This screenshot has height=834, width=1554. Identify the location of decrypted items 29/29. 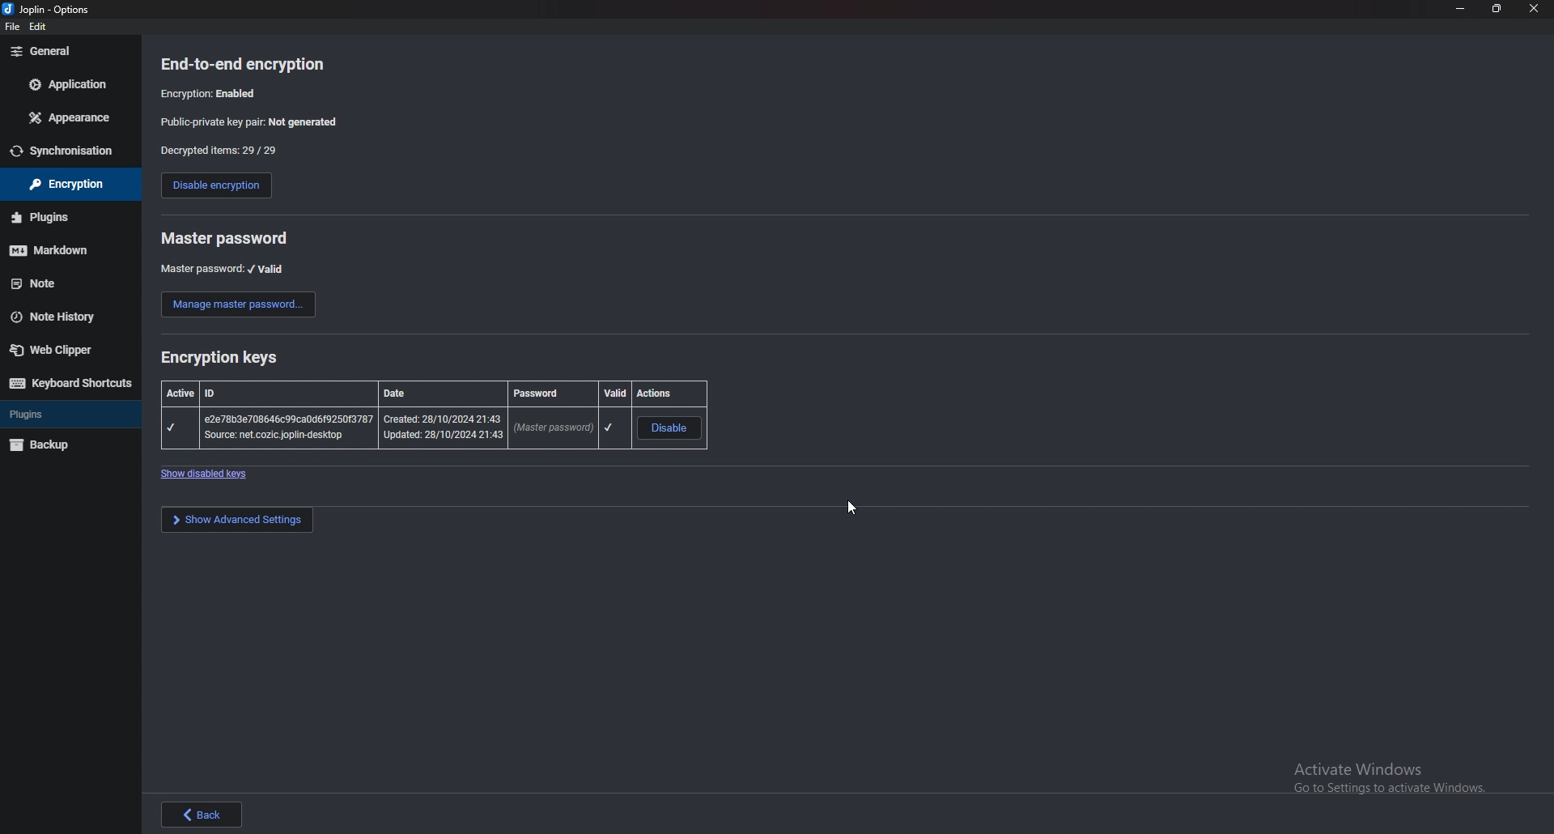
(219, 151).